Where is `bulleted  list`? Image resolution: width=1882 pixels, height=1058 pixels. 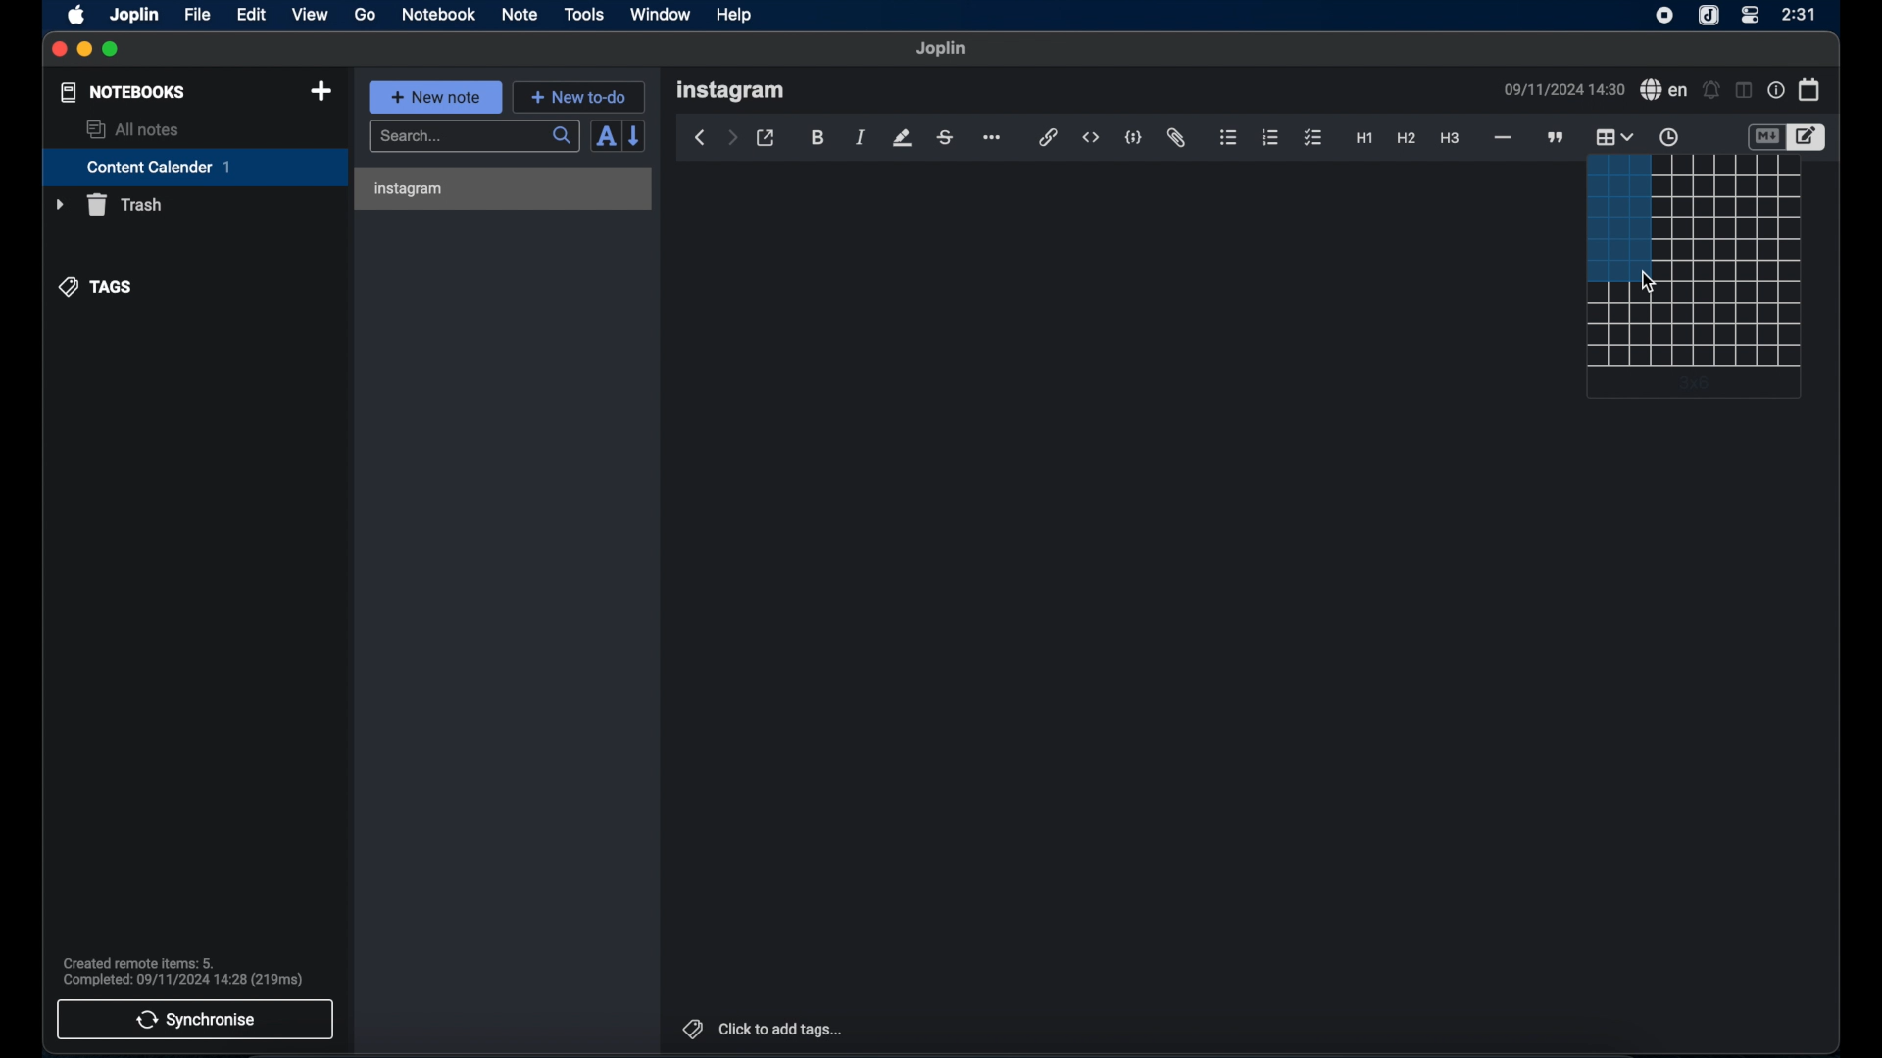 bulleted  list is located at coordinates (1229, 136).